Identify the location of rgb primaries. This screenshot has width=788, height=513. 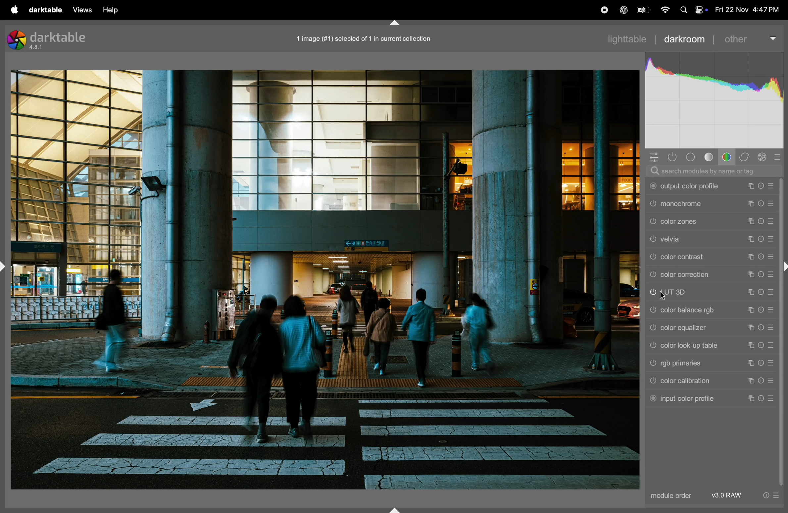
(693, 364).